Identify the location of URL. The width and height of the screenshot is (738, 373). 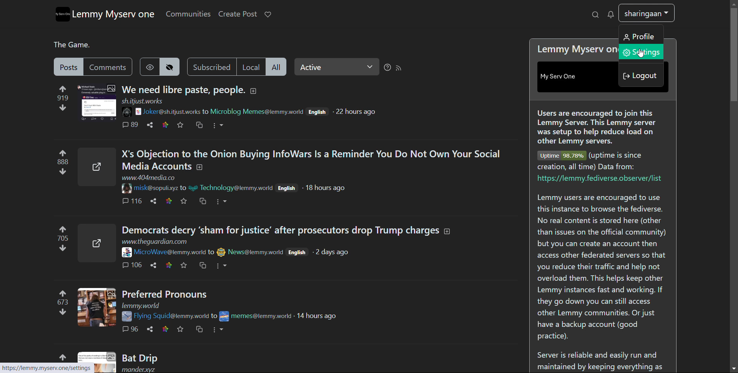
(144, 305).